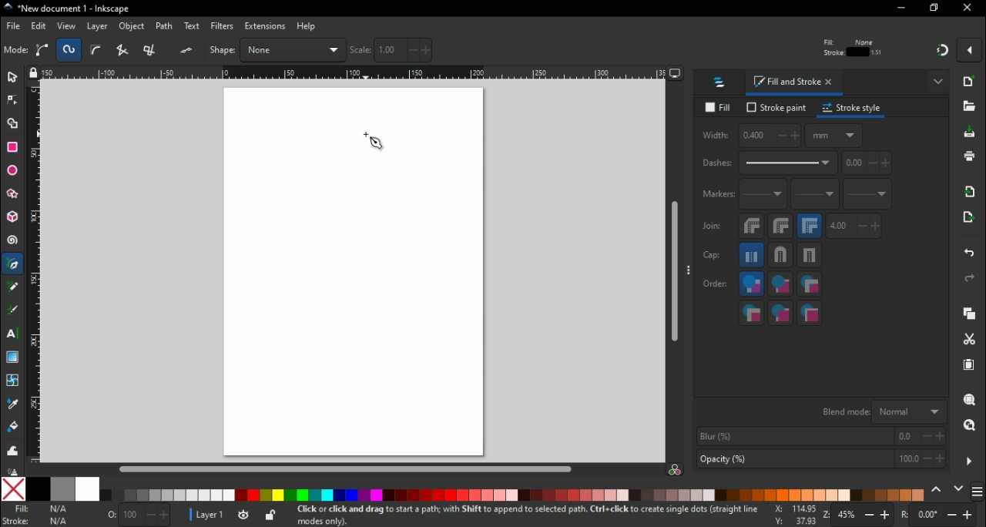 Image resolution: width=986 pixels, height=527 pixels. I want to click on max length of miter, so click(855, 230).